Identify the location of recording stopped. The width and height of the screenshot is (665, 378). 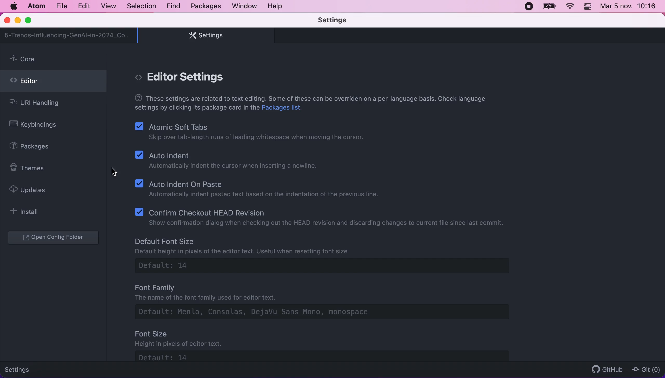
(528, 6).